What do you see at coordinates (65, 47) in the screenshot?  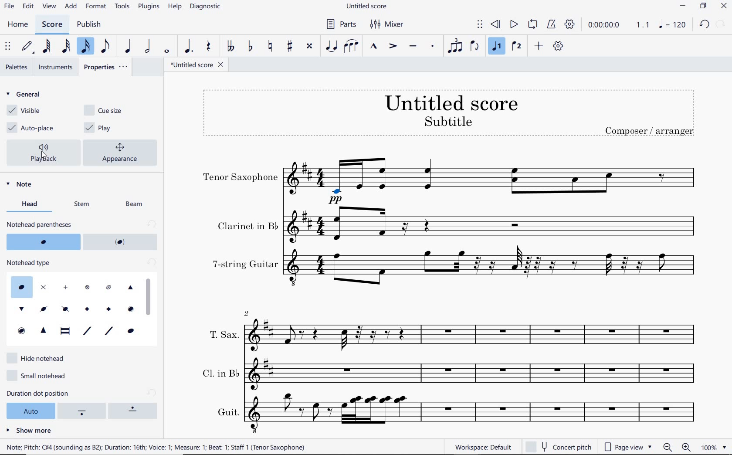 I see `32ND NOTE` at bounding box center [65, 47].